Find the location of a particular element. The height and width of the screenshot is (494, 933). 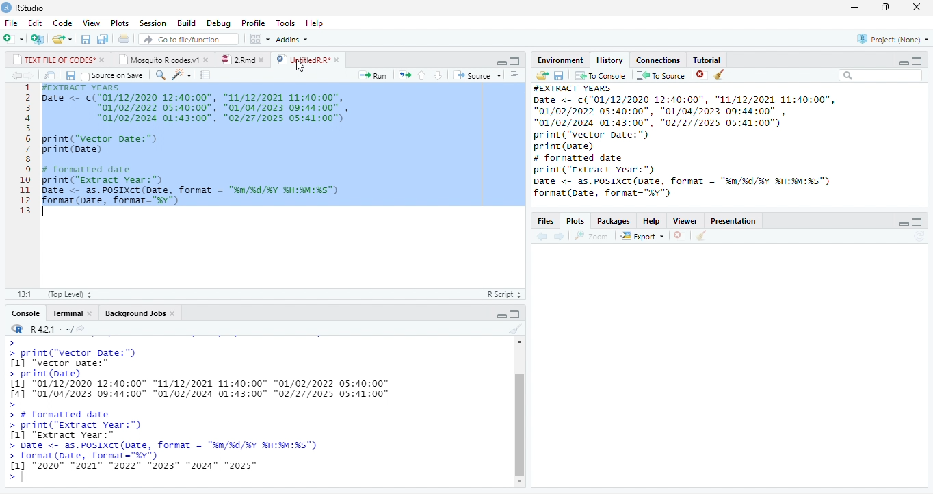

Console is located at coordinates (25, 313).